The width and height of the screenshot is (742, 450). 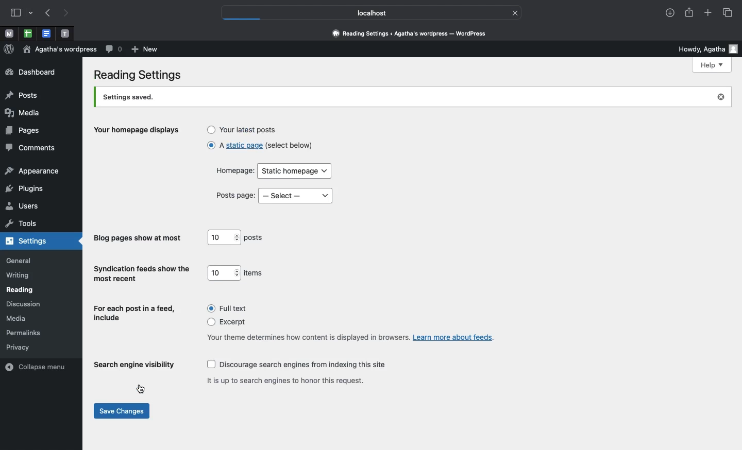 What do you see at coordinates (68, 14) in the screenshot?
I see `Next page` at bounding box center [68, 14].